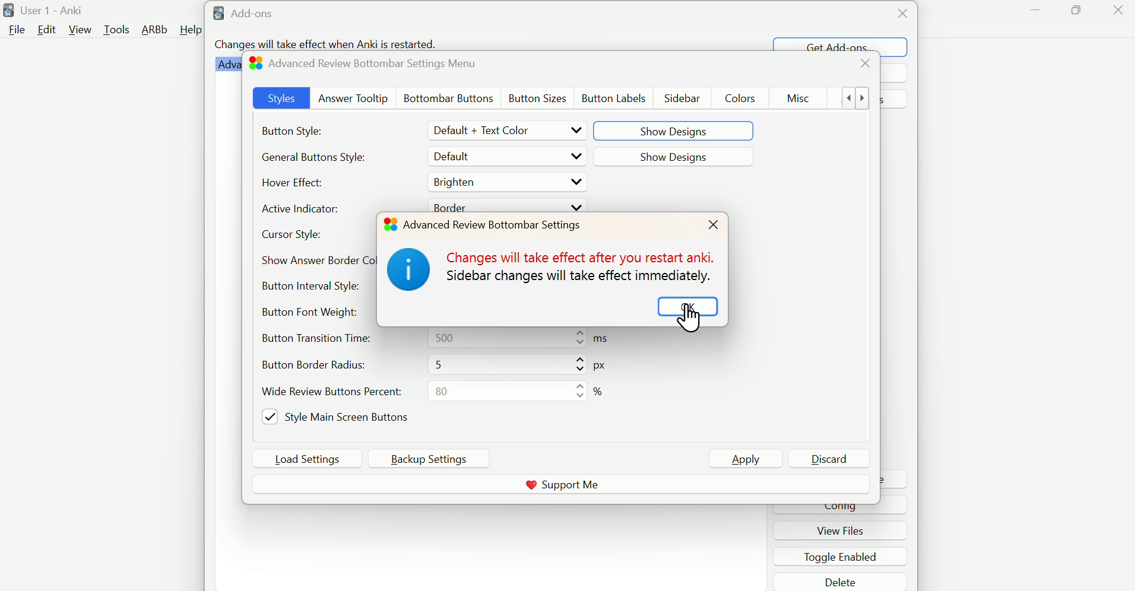 Image resolution: width=1135 pixels, height=591 pixels. What do you see at coordinates (53, 11) in the screenshot?
I see `User 1 - Anki` at bounding box center [53, 11].